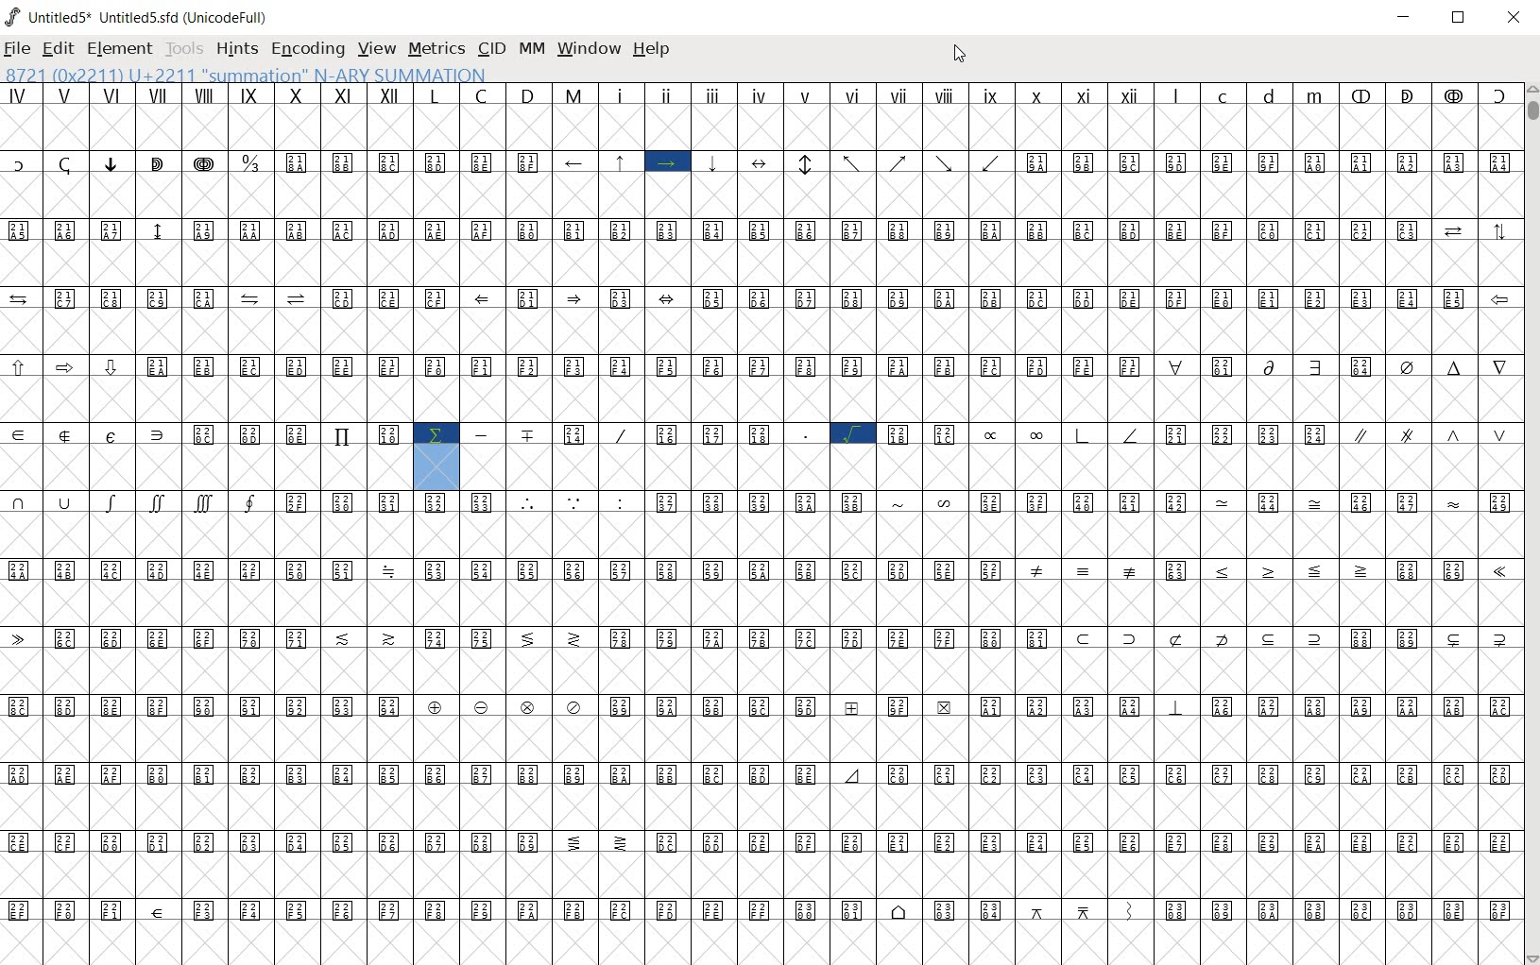 Image resolution: width=1540 pixels, height=965 pixels. What do you see at coordinates (880, 93) in the screenshot?
I see `roman numerals` at bounding box center [880, 93].